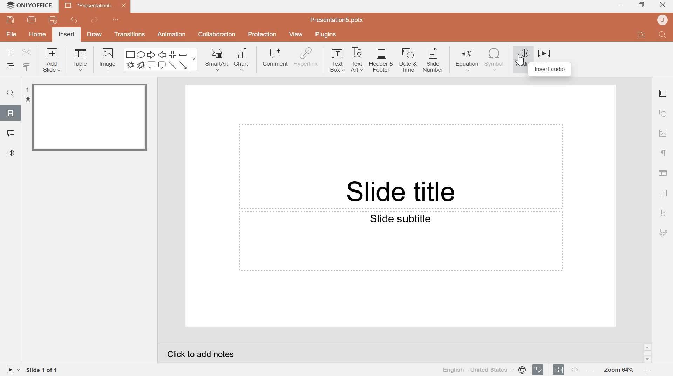 Image resolution: width=673 pixels, height=376 pixels. What do you see at coordinates (297, 34) in the screenshot?
I see `view` at bounding box center [297, 34].